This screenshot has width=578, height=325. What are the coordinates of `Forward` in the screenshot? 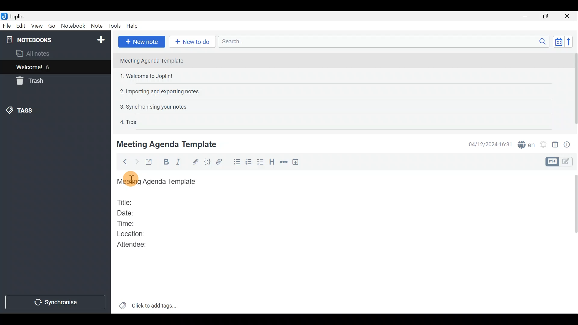 It's located at (136, 162).